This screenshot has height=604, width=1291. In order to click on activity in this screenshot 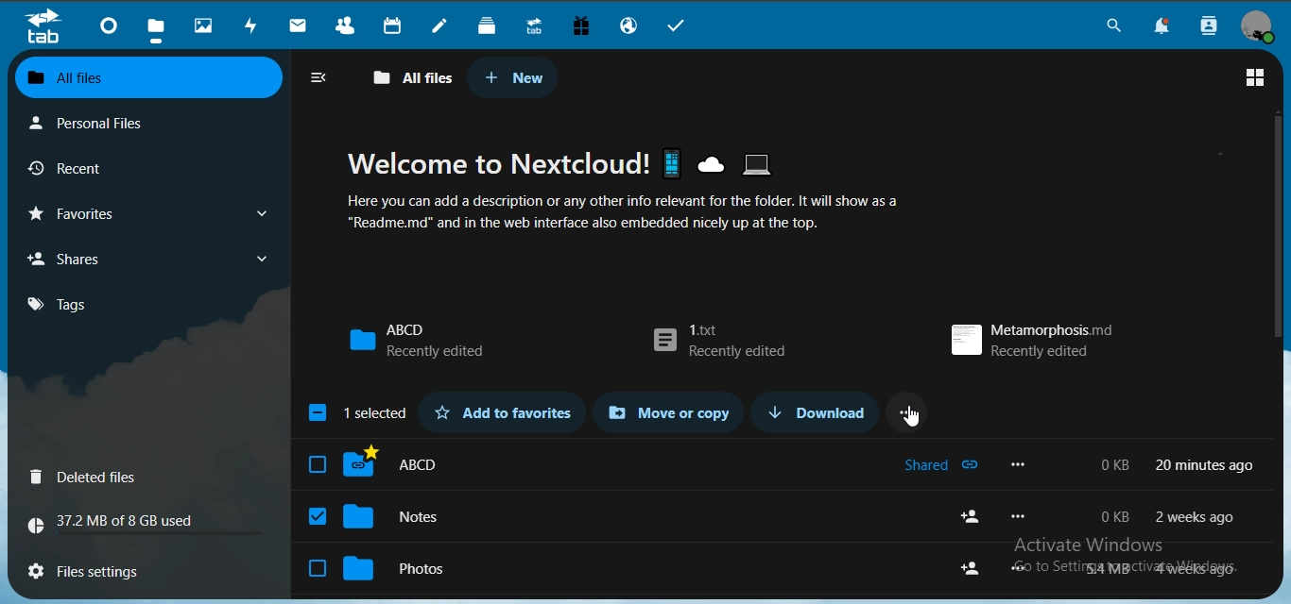, I will do `click(255, 25)`.